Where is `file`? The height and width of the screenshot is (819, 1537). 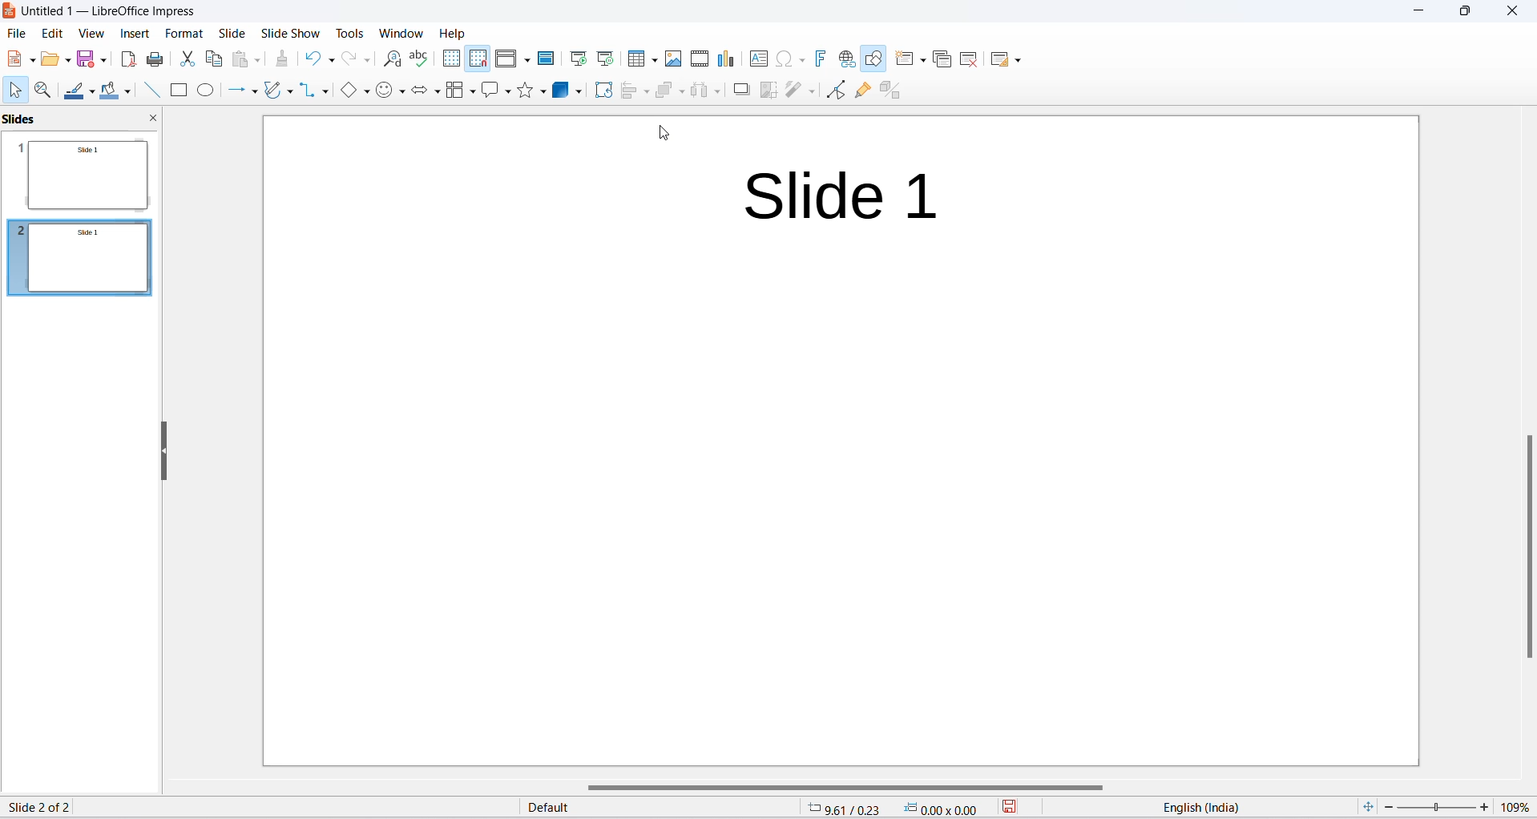 file is located at coordinates (17, 34).